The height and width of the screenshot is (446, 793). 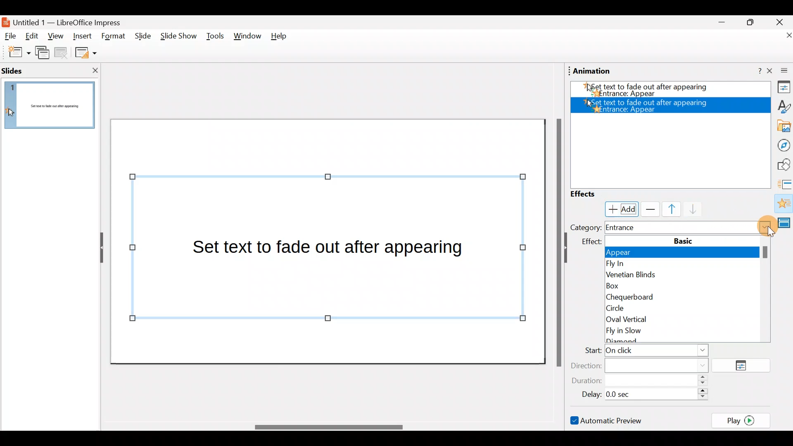 What do you see at coordinates (667, 91) in the screenshot?
I see `Appear effect added` at bounding box center [667, 91].